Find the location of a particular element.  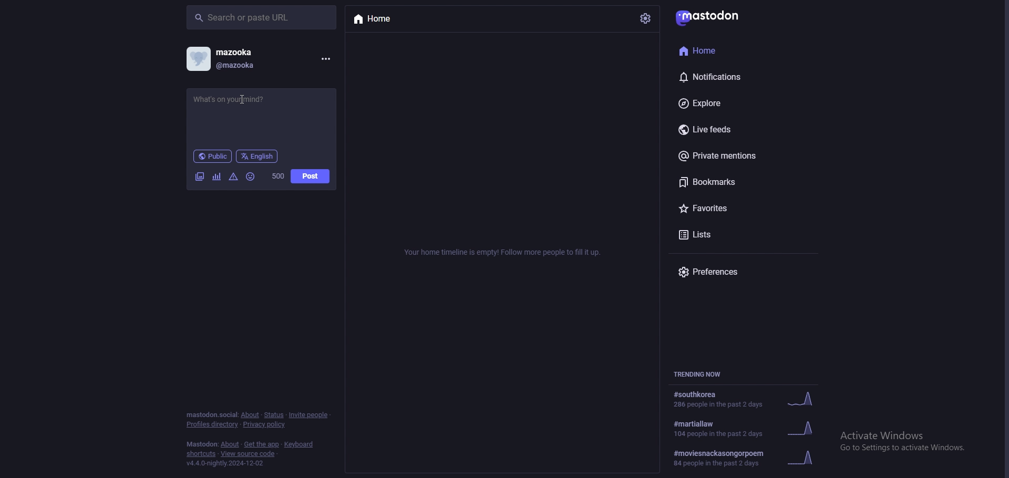

post is located at coordinates (311, 176).